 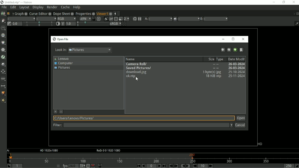 What do you see at coordinates (273, 2) in the screenshot?
I see `Minimize` at bounding box center [273, 2].